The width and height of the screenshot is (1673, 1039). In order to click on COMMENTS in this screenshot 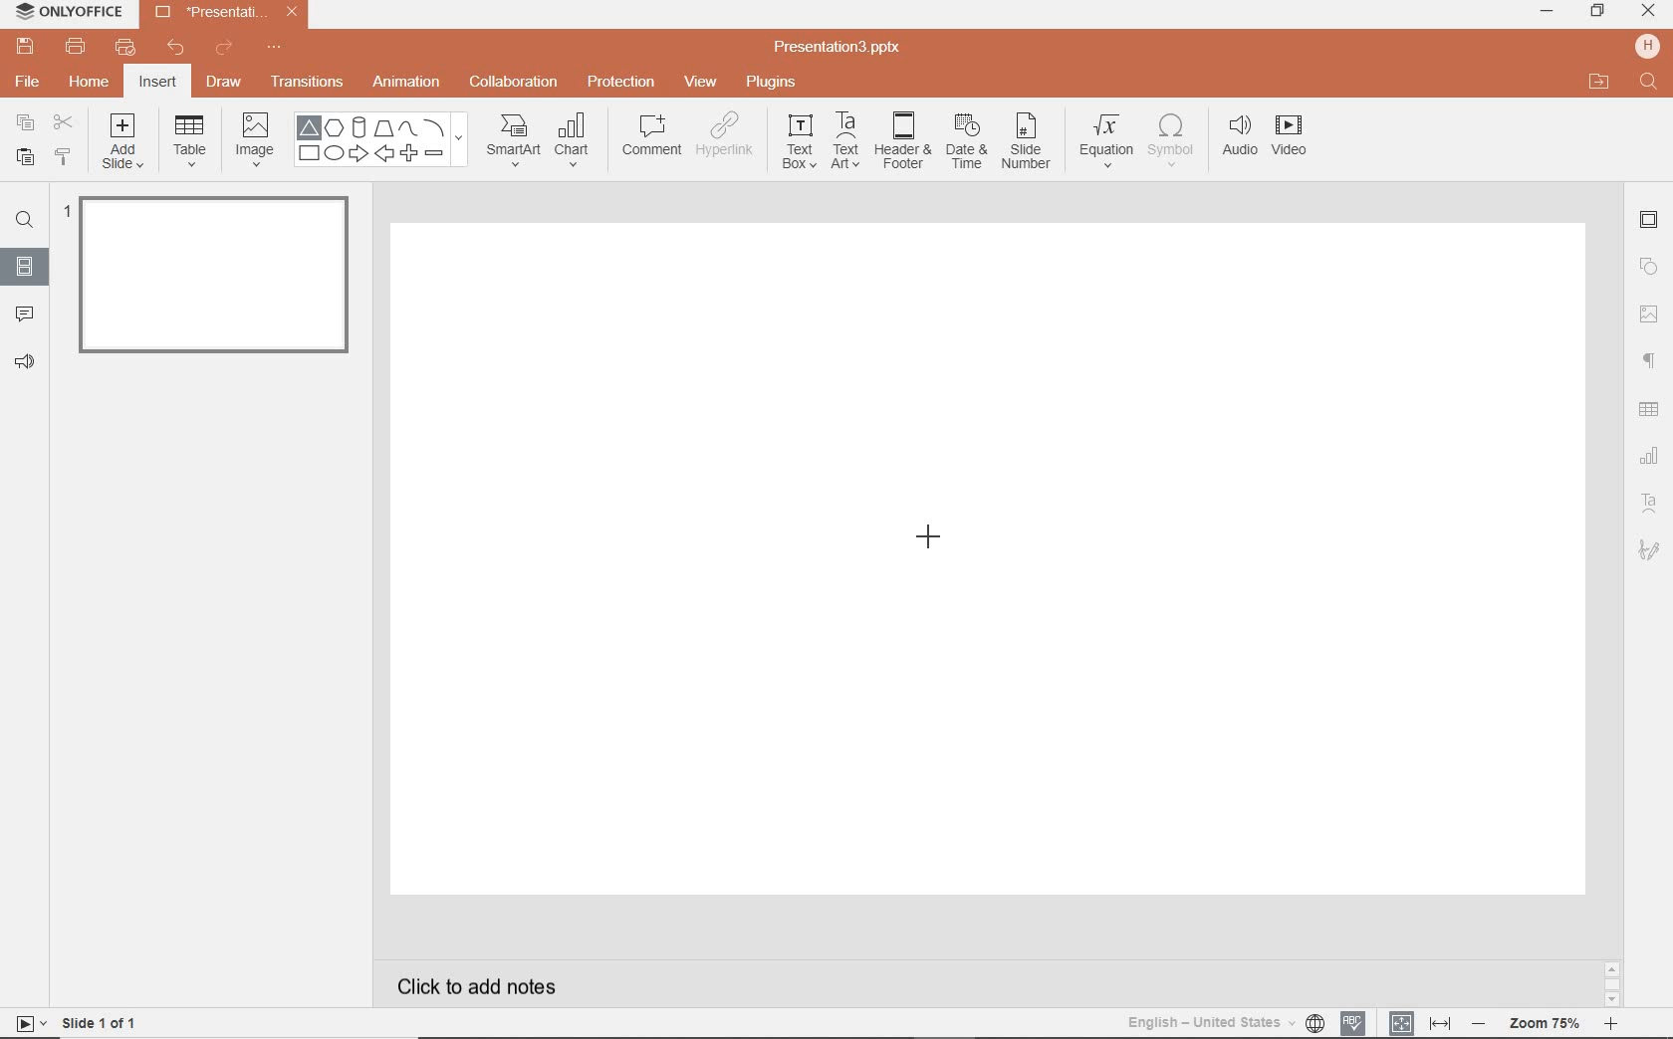, I will do `click(24, 312)`.